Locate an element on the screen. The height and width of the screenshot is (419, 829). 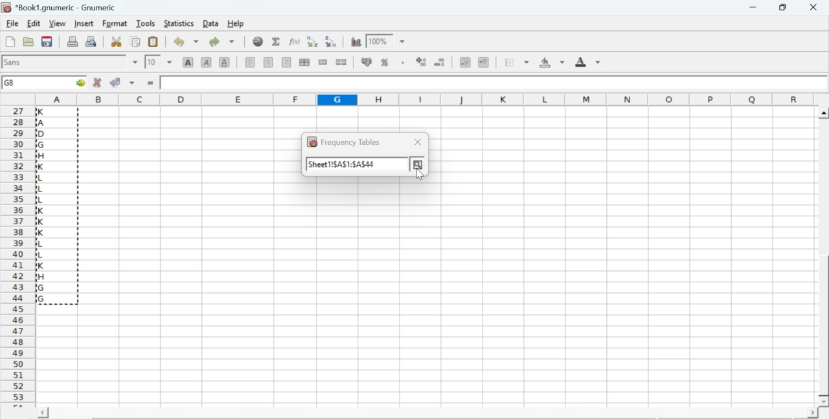
cursor is located at coordinates (45, 111).